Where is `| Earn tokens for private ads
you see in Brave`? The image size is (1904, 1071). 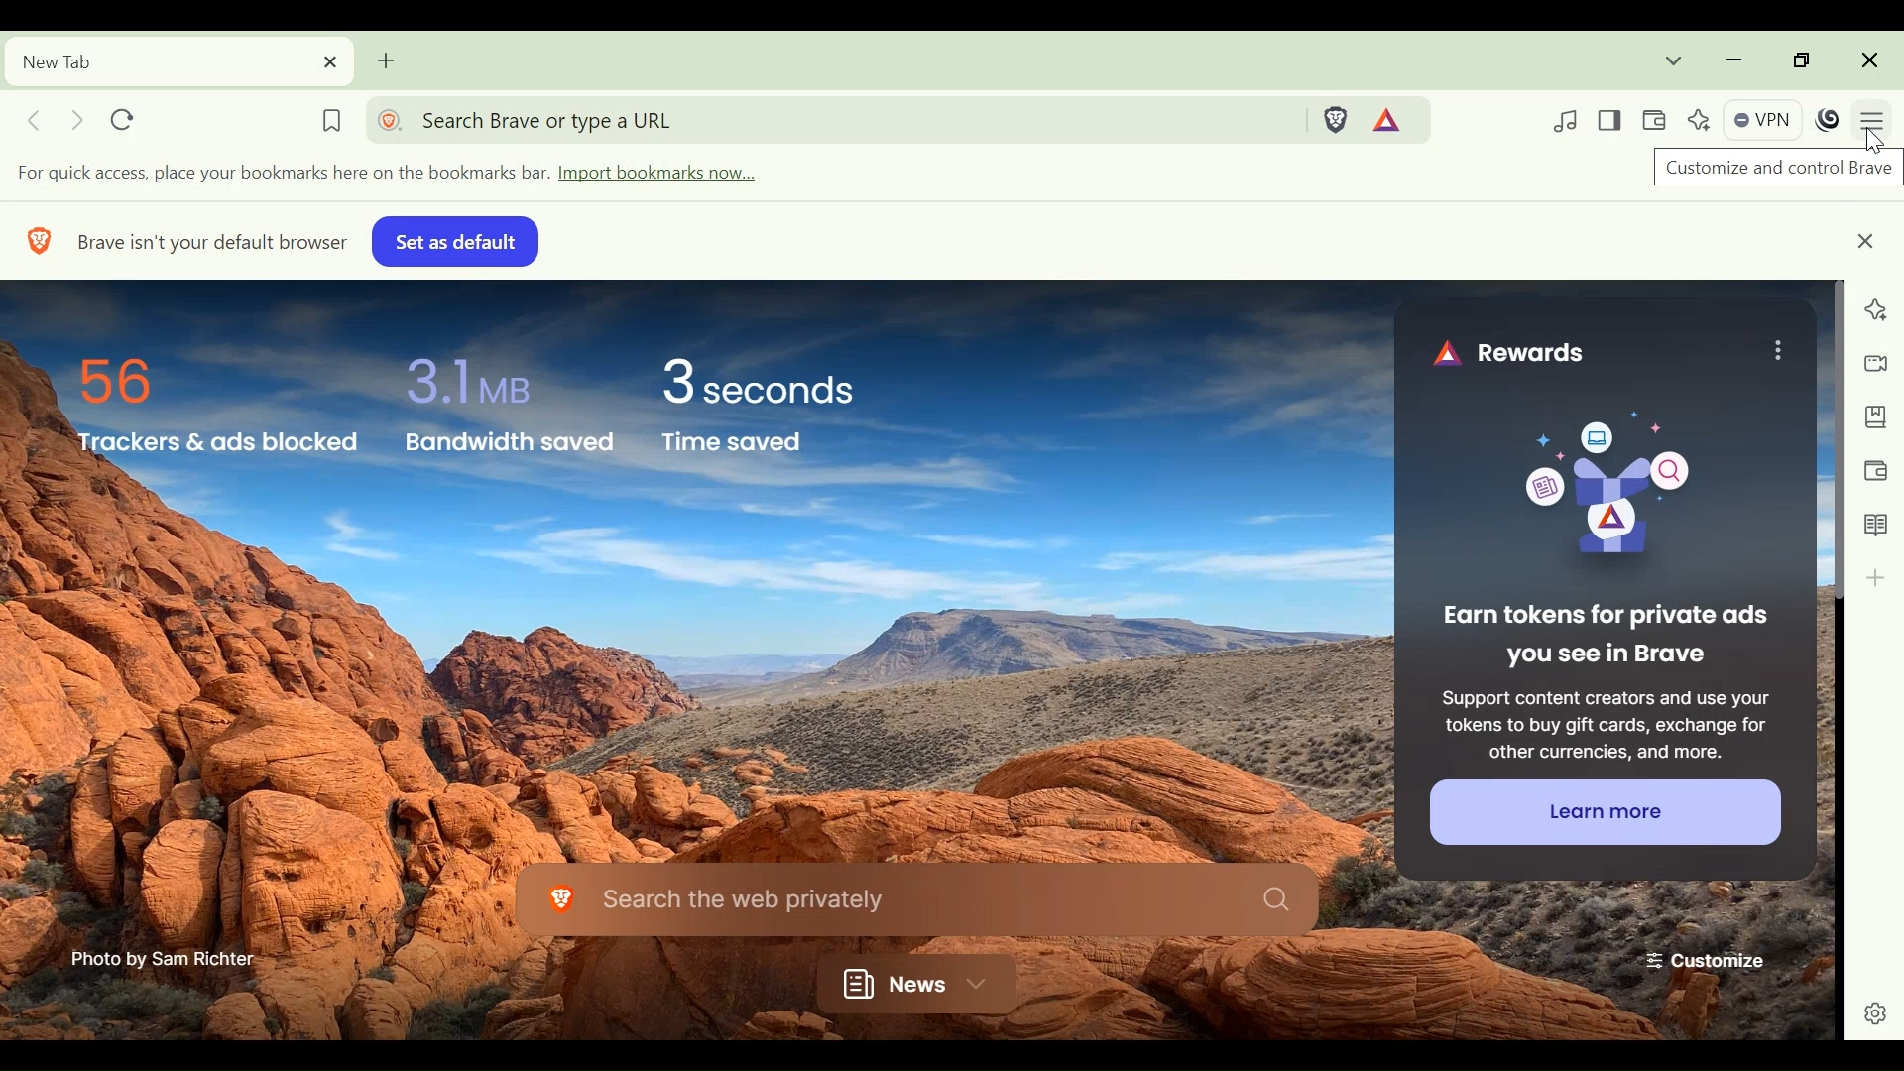 | Earn tokens for private ads
you see in Brave is located at coordinates (1603, 638).